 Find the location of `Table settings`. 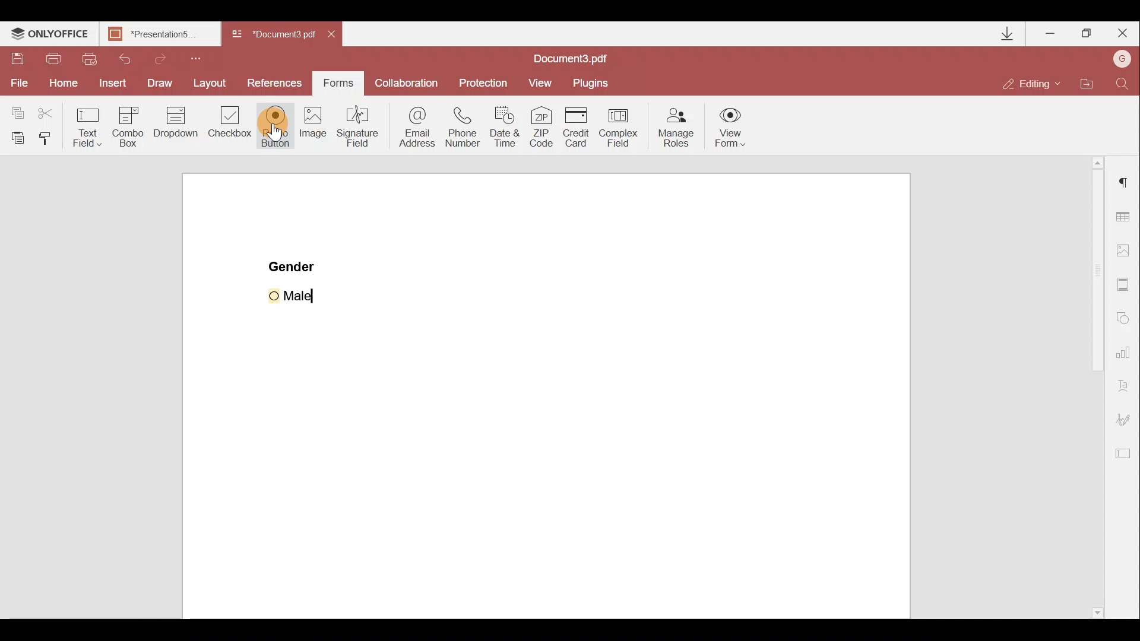

Table settings is located at coordinates (1125, 214).